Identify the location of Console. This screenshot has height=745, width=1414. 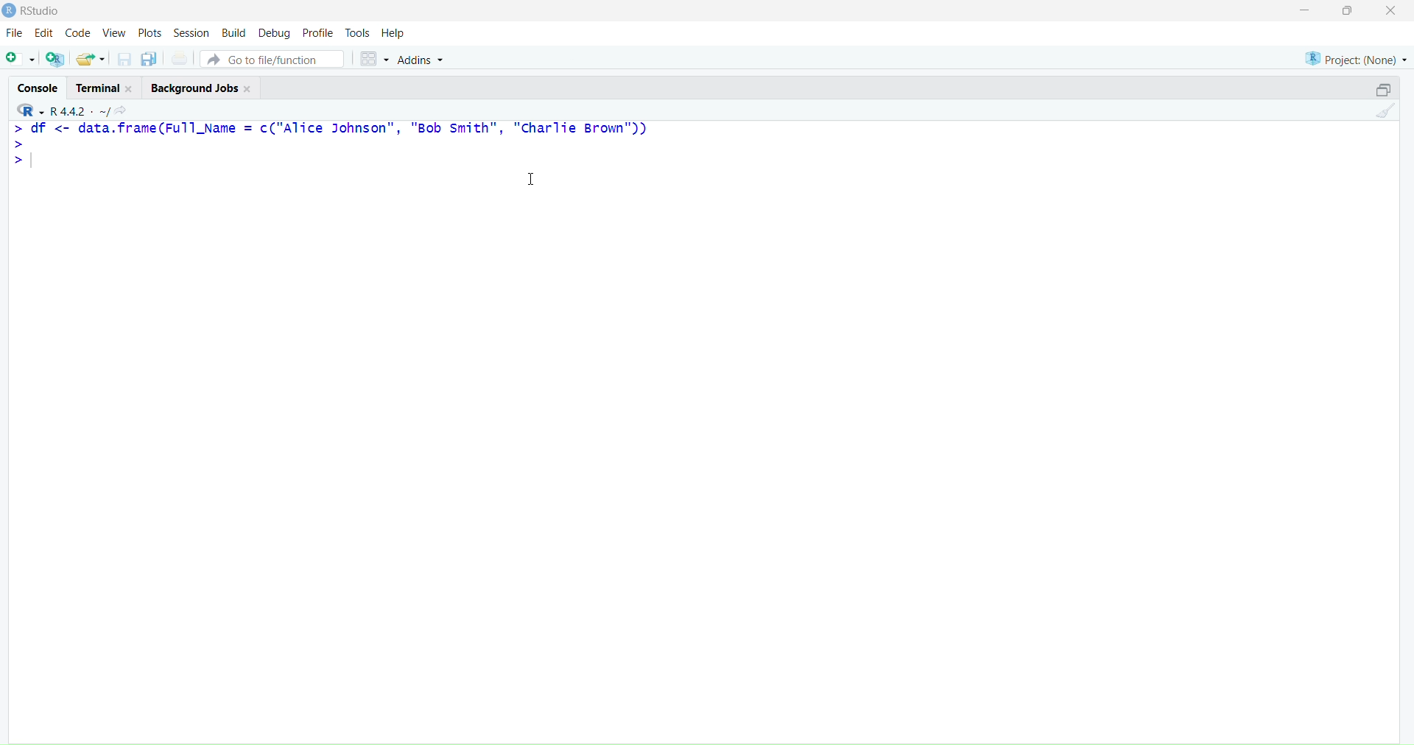
(39, 85).